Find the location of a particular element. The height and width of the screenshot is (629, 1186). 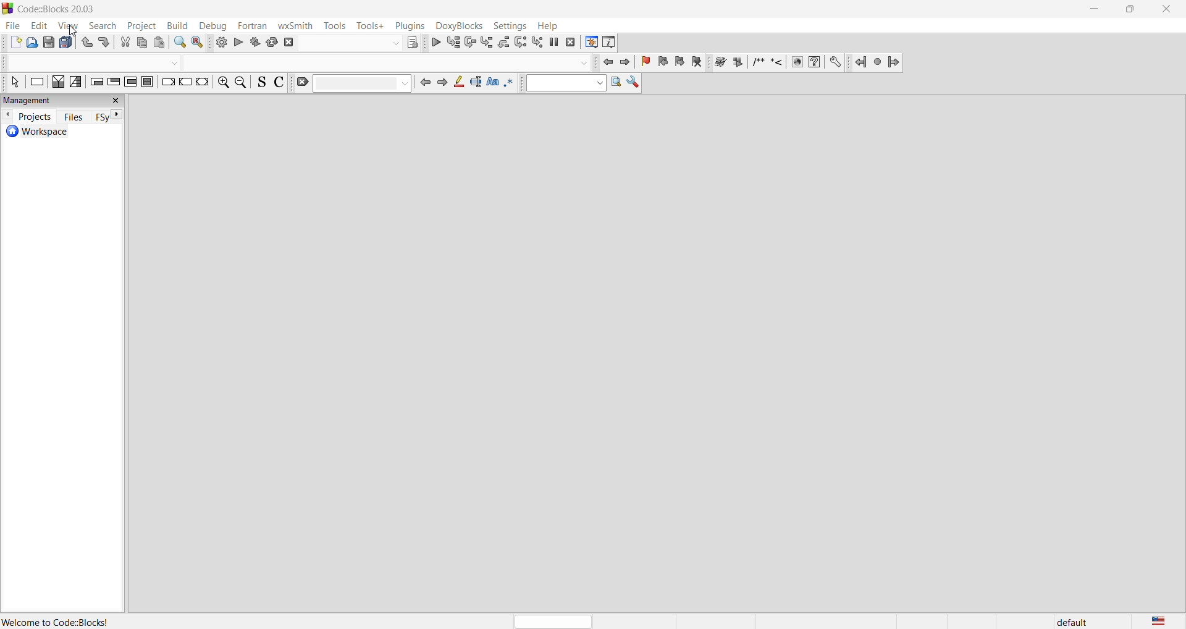

run doxywizard is located at coordinates (718, 64).